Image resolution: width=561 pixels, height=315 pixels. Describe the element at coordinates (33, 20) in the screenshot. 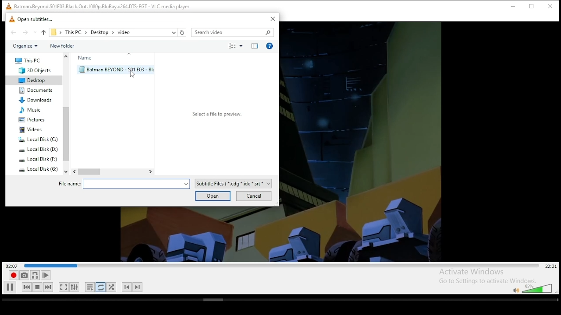

I see `open subtitle window` at that location.